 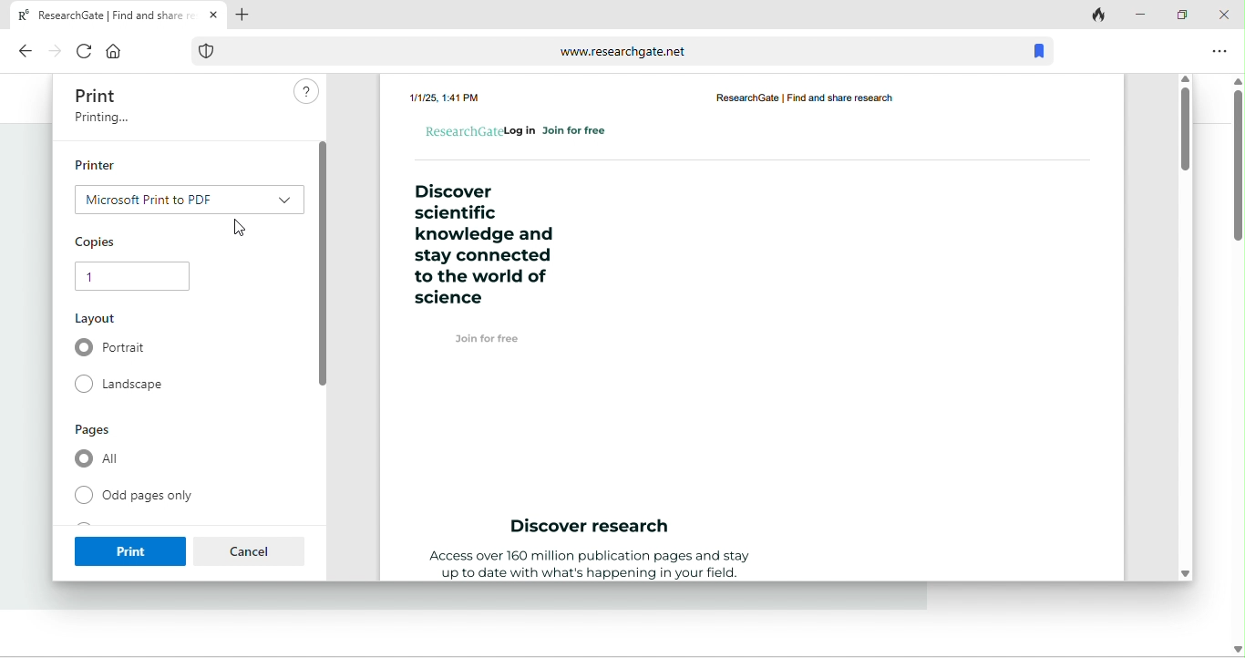 I want to click on odd pages only, so click(x=139, y=497).